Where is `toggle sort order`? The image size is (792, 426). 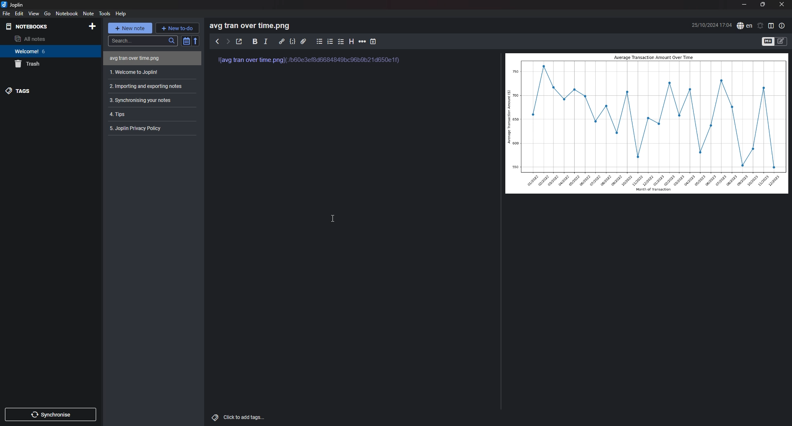
toggle sort order is located at coordinates (185, 41).